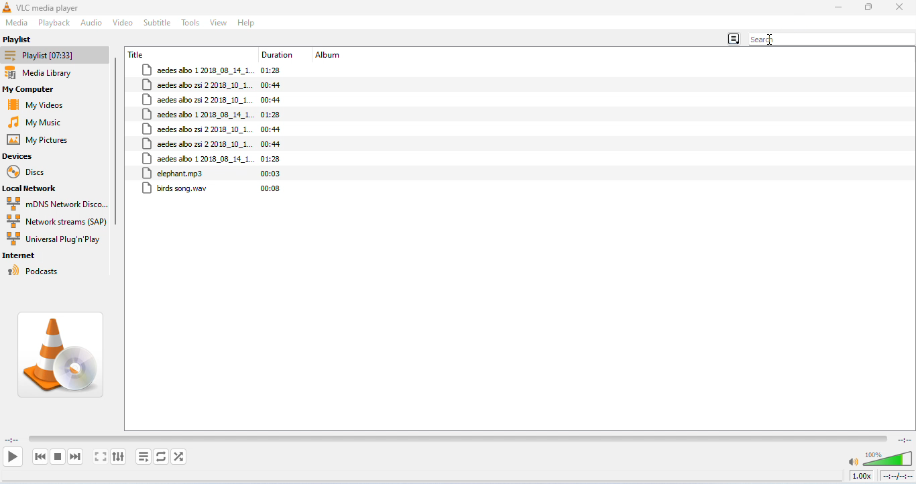 The height and width of the screenshot is (484, 916). Describe the element at coordinates (50, 7) in the screenshot. I see `VLC media player` at that location.